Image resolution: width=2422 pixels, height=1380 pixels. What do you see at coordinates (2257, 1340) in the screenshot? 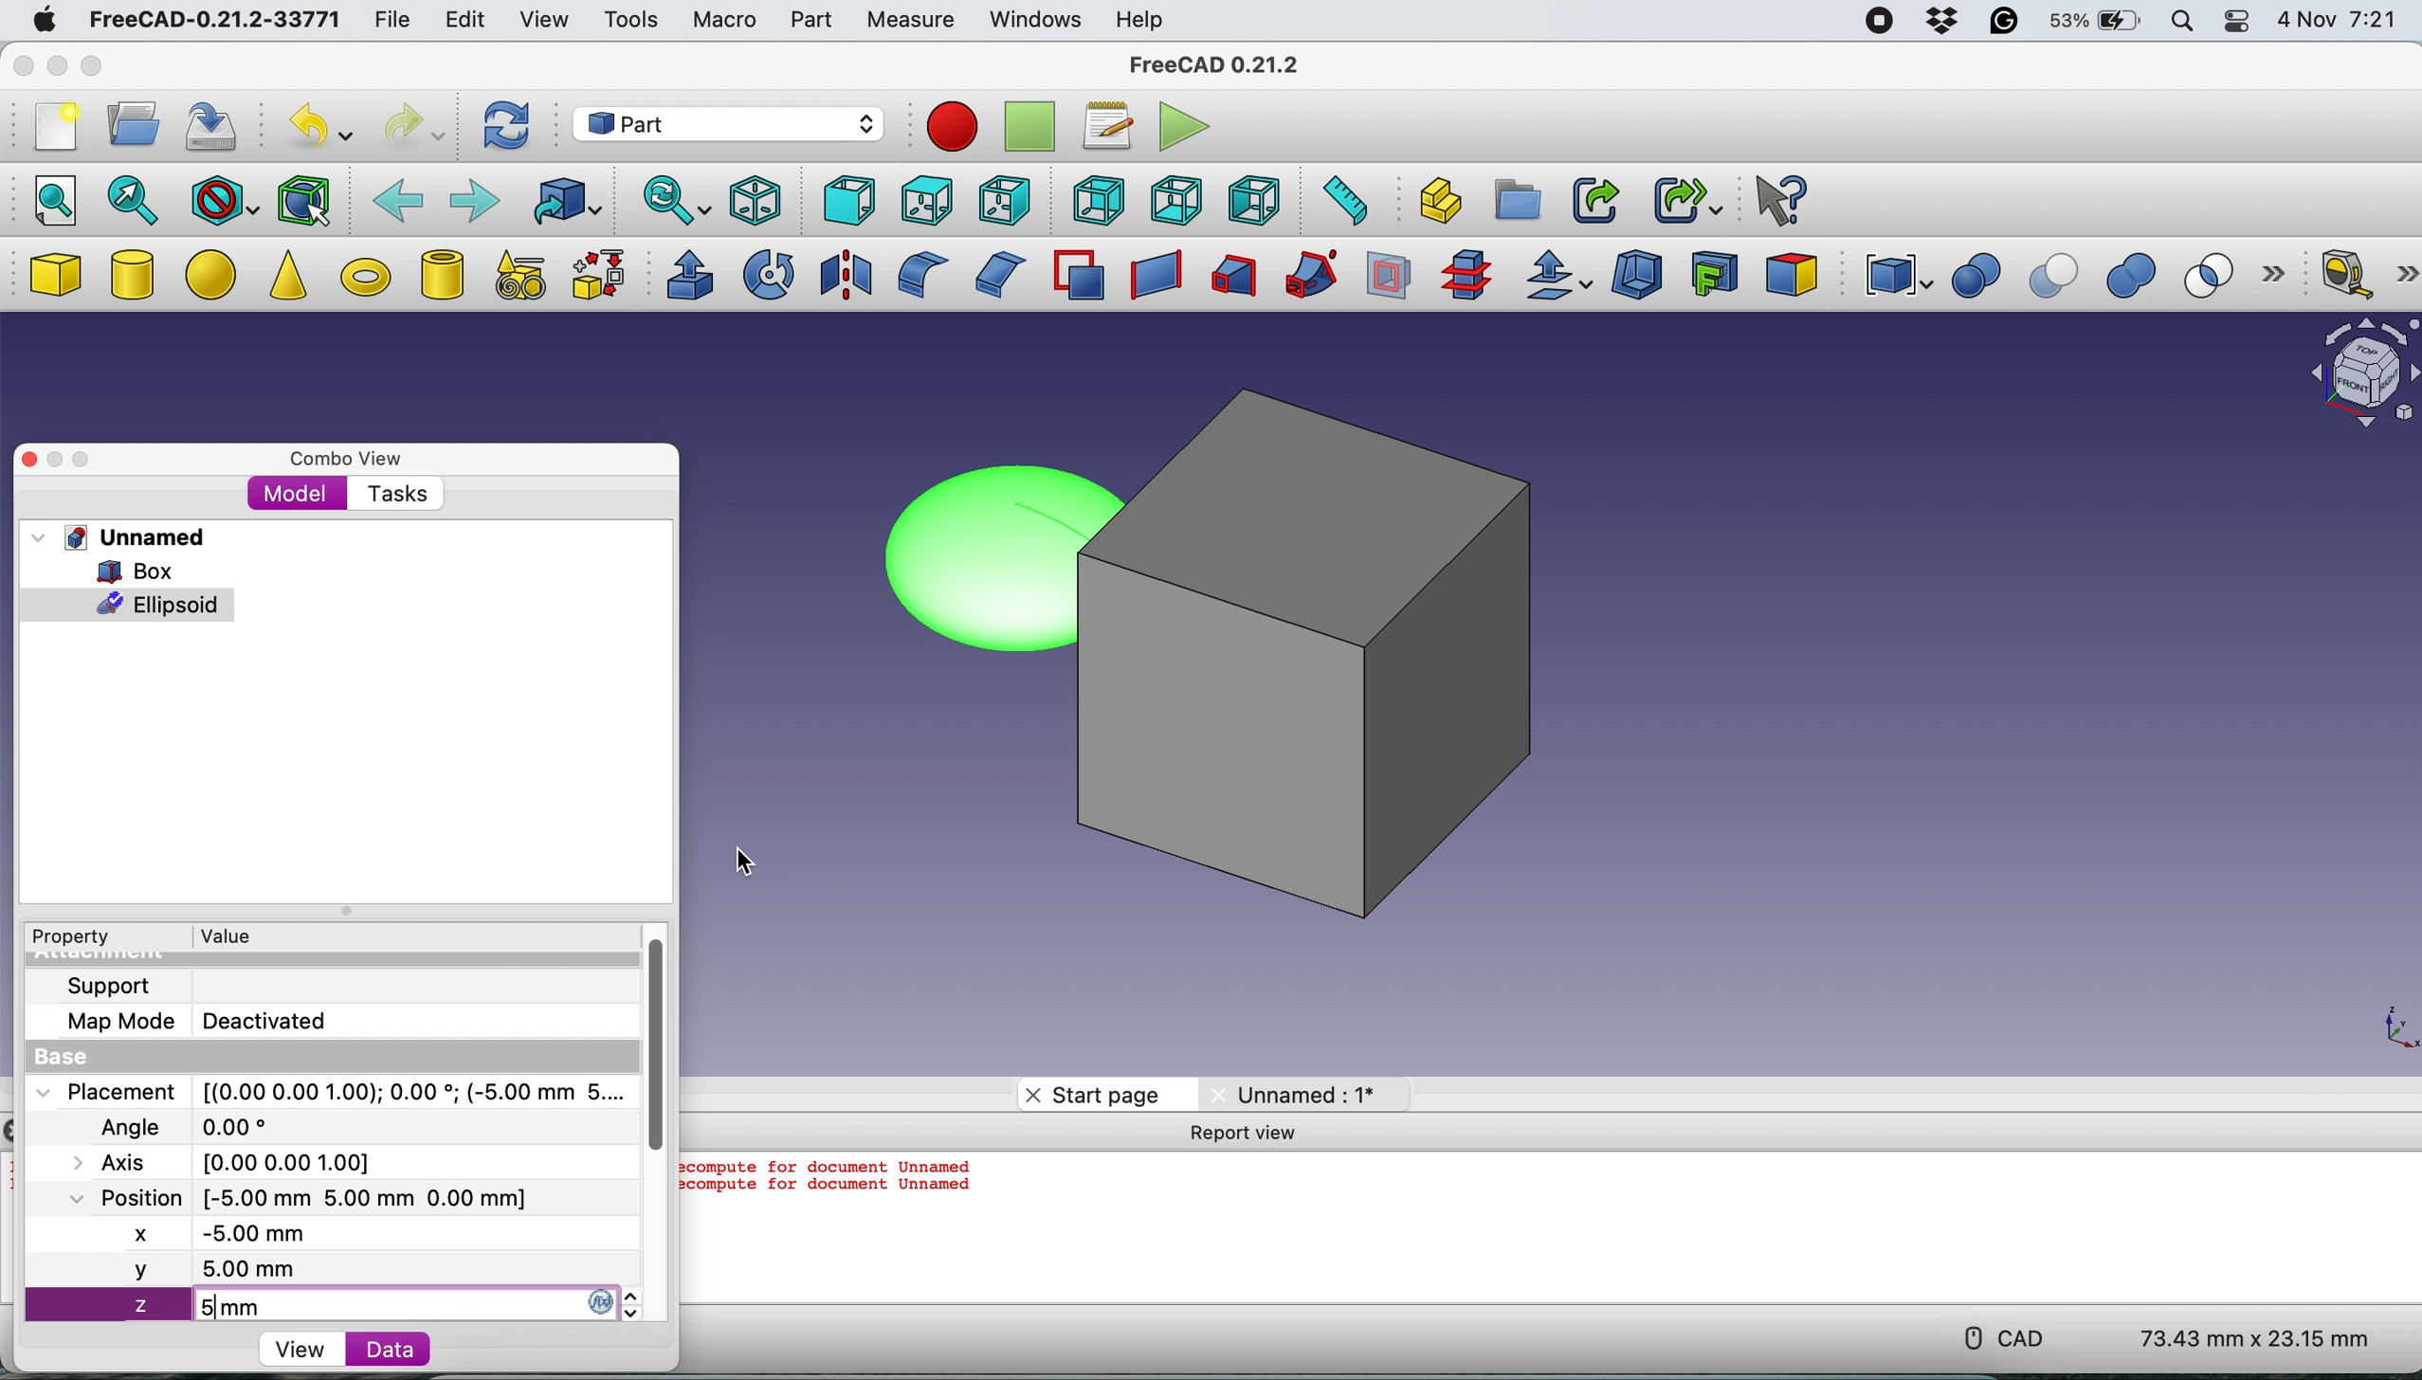
I see `73.43 mm x 23.15 mm` at bounding box center [2257, 1340].